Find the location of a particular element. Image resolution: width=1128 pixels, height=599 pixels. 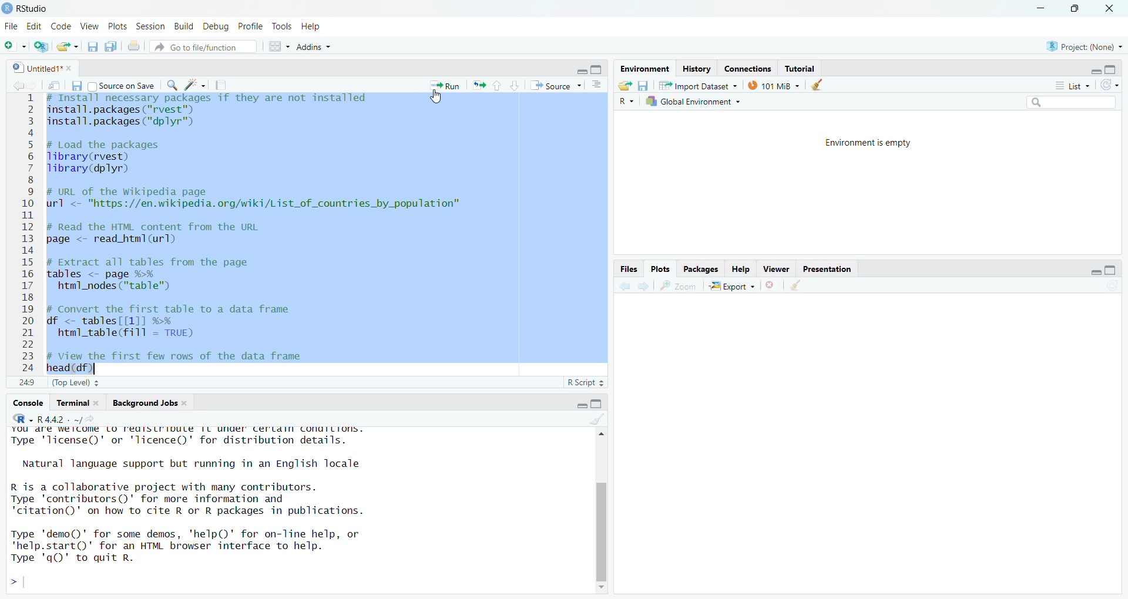

R is a collaborative project with many contributors.
Type 'contributors()' for more information and
"citation()' on how to cite R or R packages in publications. is located at coordinates (196, 500).